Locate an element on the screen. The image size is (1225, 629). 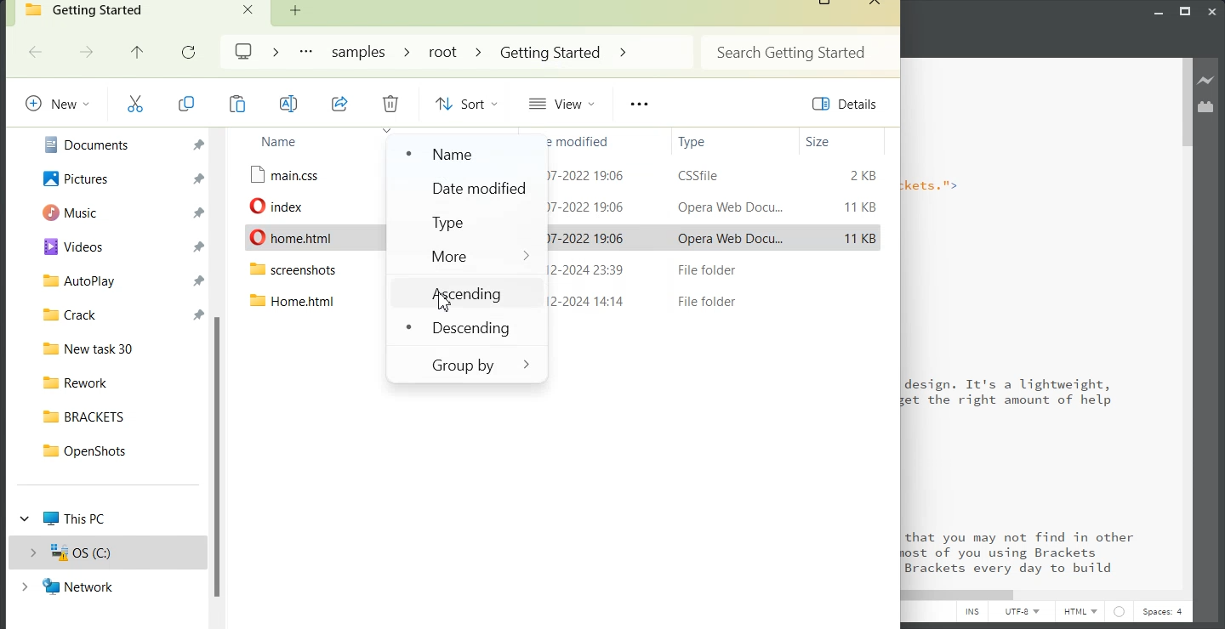
Text 2 is located at coordinates (1033, 323).